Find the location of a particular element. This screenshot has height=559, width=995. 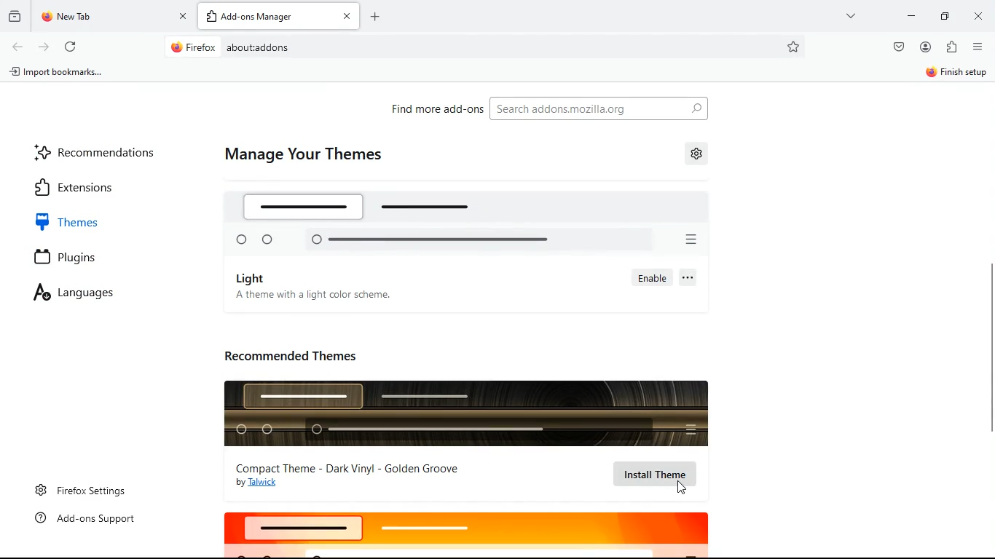

maximize is located at coordinates (940, 16).